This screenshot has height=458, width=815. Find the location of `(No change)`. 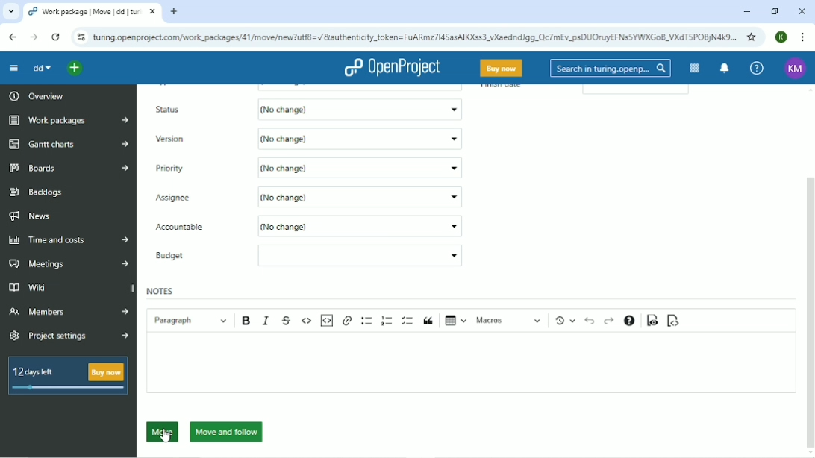

(No change) is located at coordinates (360, 109).